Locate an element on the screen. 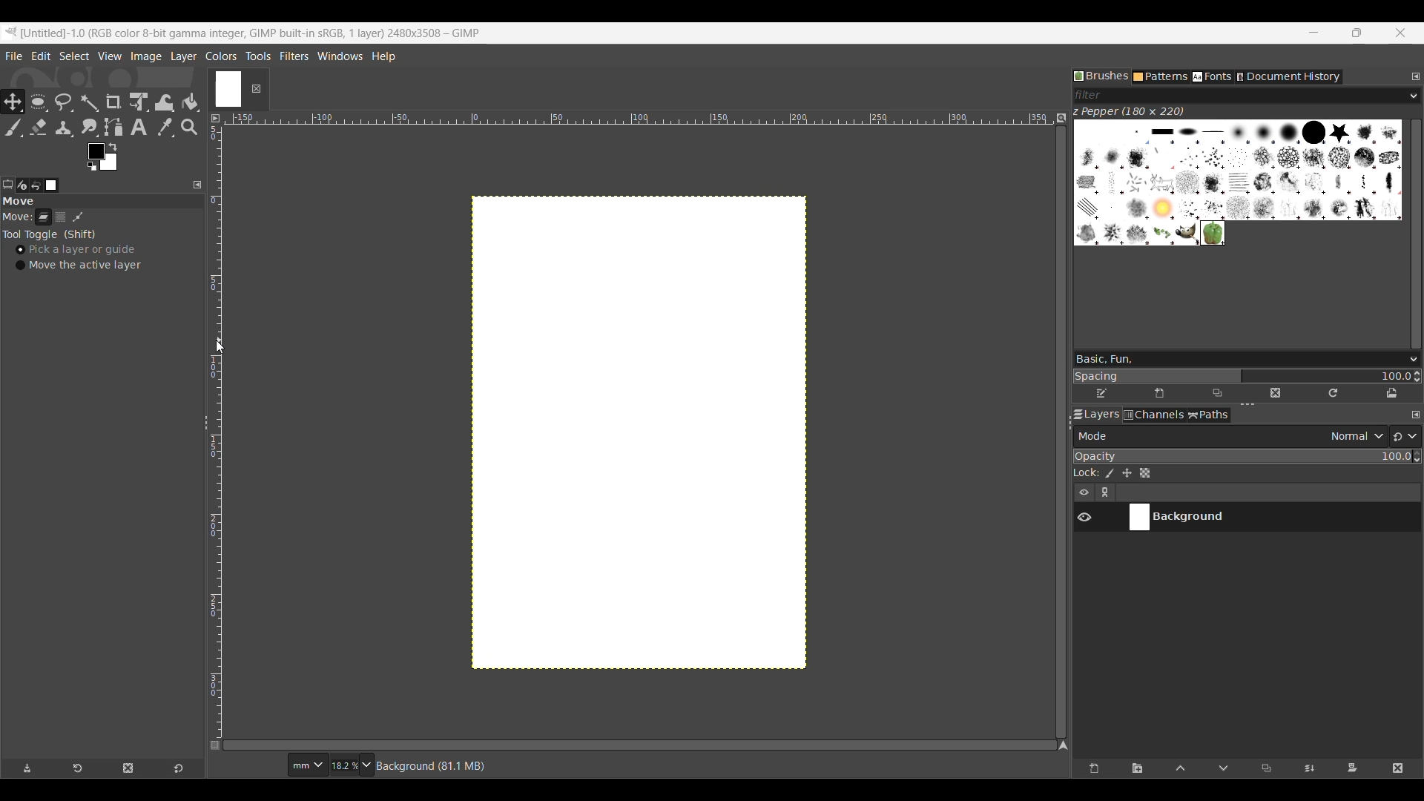  Paths tool is located at coordinates (114, 128).